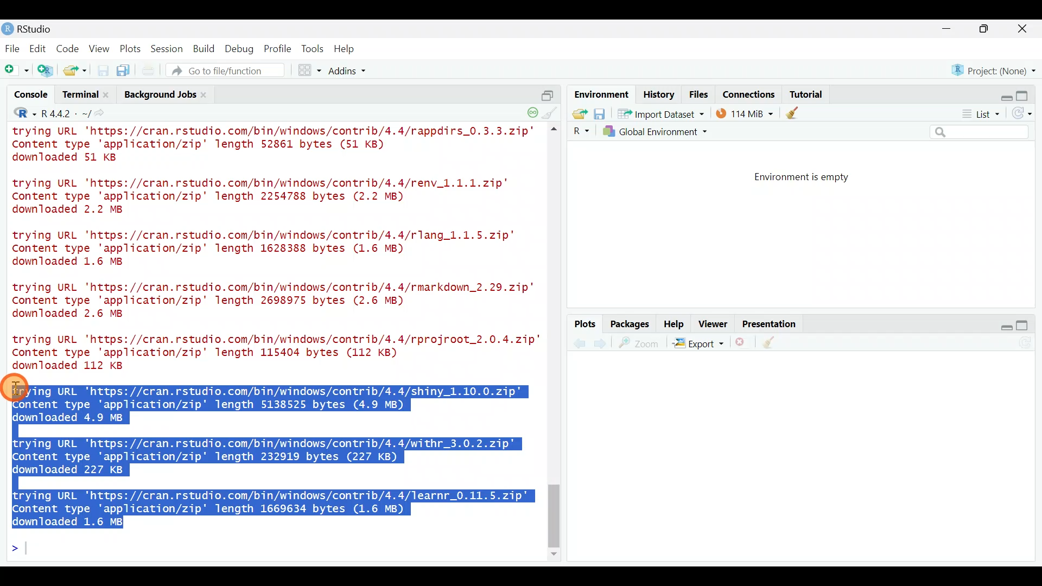  Describe the element at coordinates (12, 48) in the screenshot. I see `File` at that location.